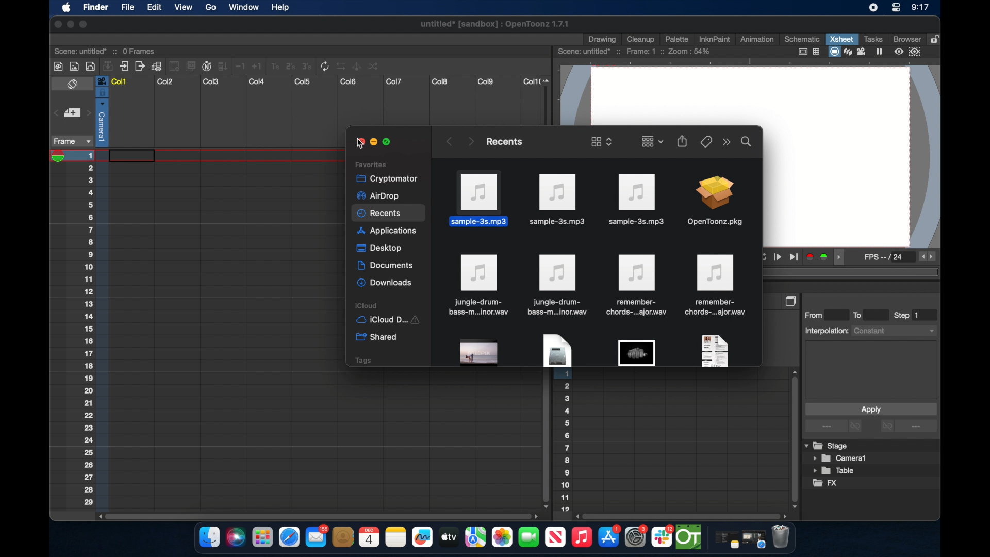 The height and width of the screenshot is (557, 990). What do you see at coordinates (369, 537) in the screenshot?
I see `calendar` at bounding box center [369, 537].